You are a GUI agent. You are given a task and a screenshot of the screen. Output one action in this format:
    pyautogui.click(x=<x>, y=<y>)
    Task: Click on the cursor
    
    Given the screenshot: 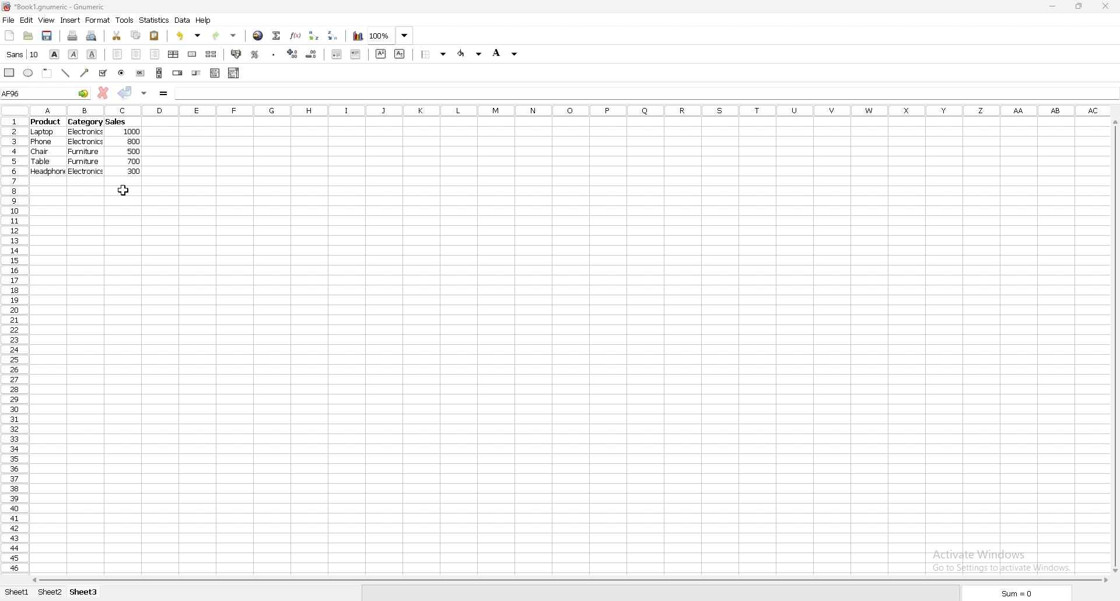 What is the action you would take?
    pyautogui.click(x=123, y=190)
    